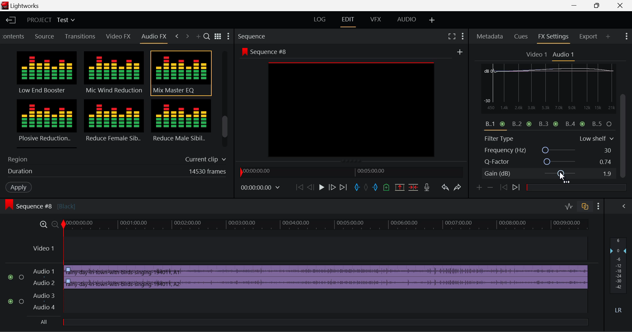  I want to click on Lightworks, so click(30, 6).